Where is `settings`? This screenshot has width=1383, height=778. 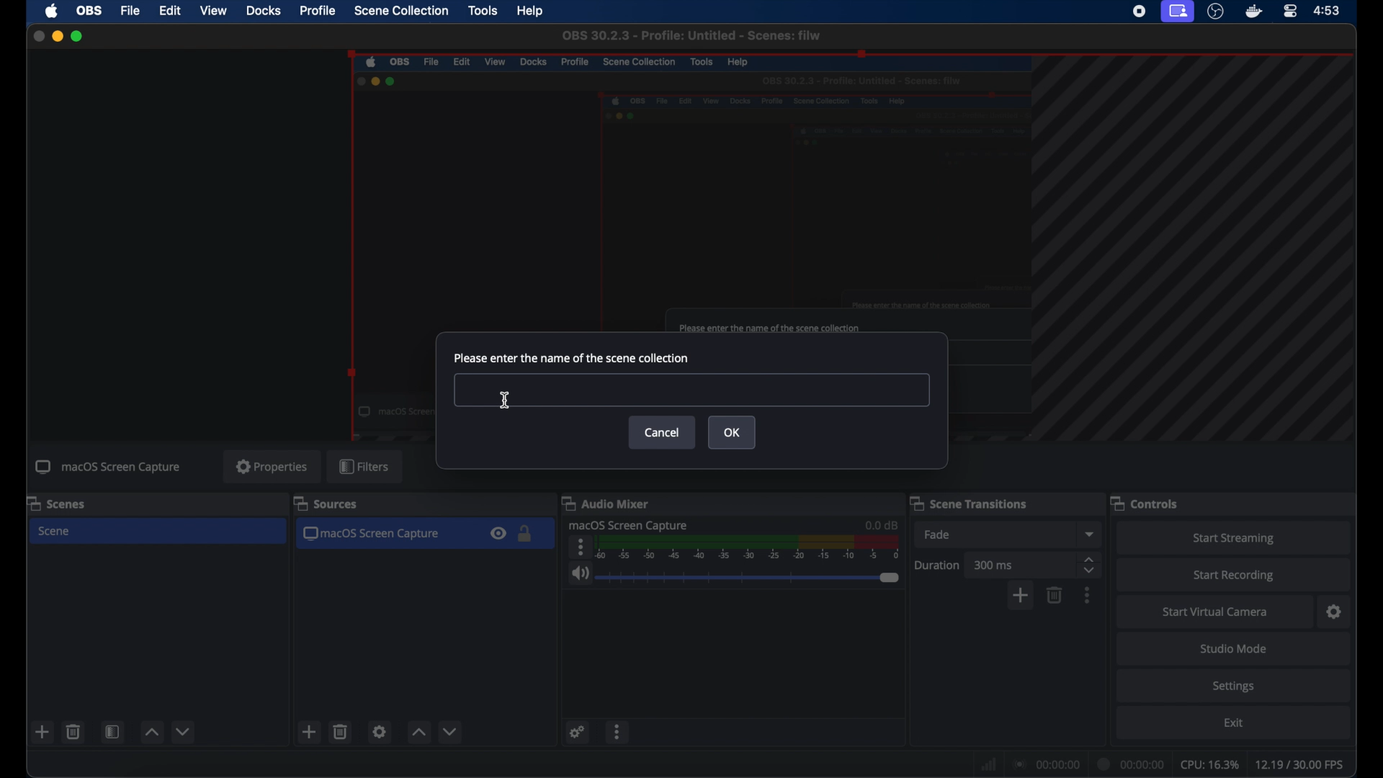 settings is located at coordinates (576, 733).